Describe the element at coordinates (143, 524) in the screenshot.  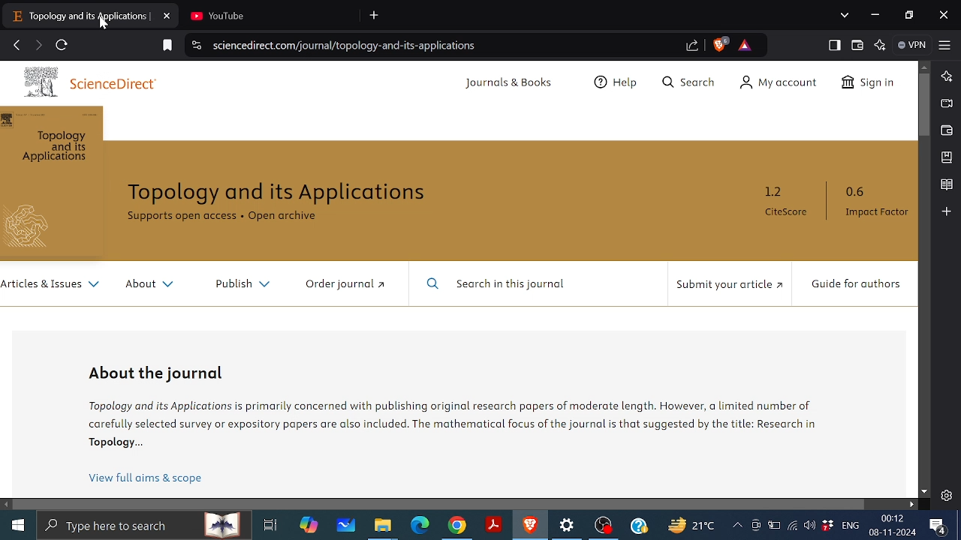
I see `Type here or search apps` at that location.